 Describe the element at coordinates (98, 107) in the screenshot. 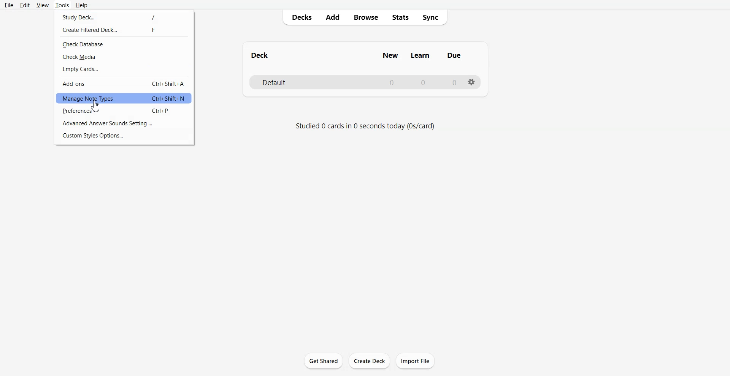

I see `cursor` at that location.